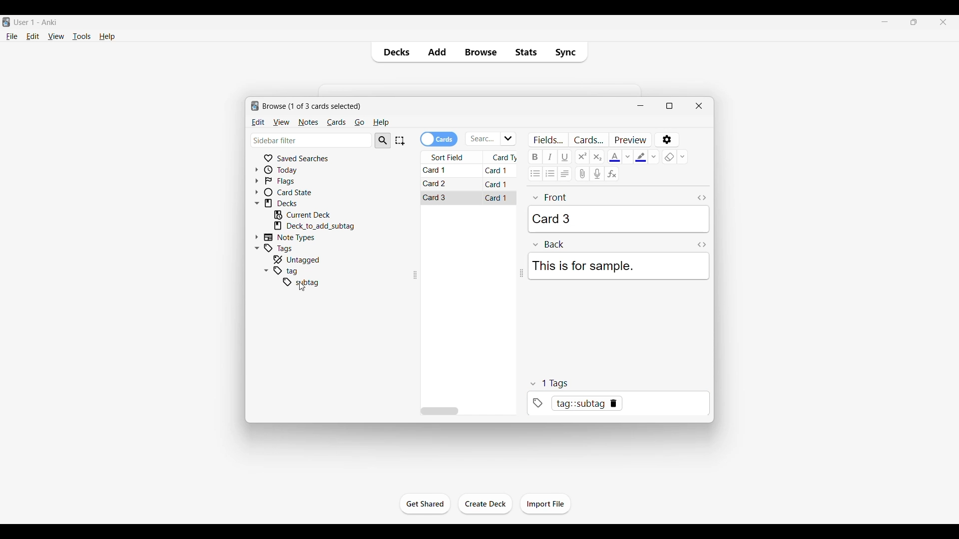 The width and height of the screenshot is (959, 539). I want to click on Click to go to Today, so click(296, 170).